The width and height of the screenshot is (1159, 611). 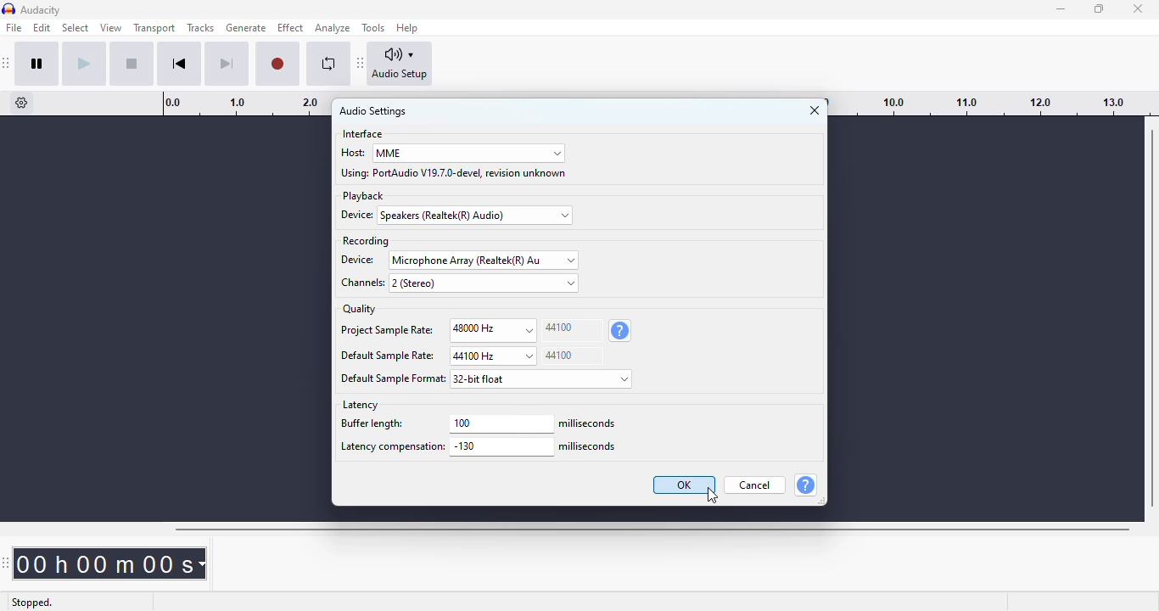 What do you see at coordinates (389, 425) in the screenshot?
I see `buffer length` at bounding box center [389, 425].